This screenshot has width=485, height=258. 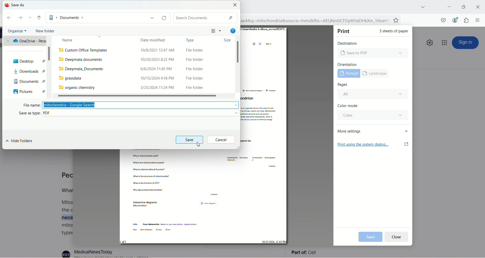 What do you see at coordinates (348, 106) in the screenshot?
I see `color mode` at bounding box center [348, 106].